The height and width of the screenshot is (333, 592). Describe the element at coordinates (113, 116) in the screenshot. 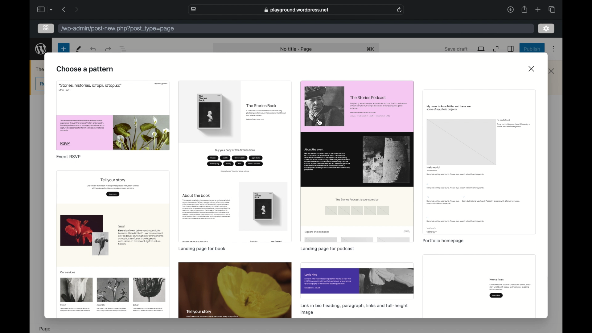

I see `preview` at that location.